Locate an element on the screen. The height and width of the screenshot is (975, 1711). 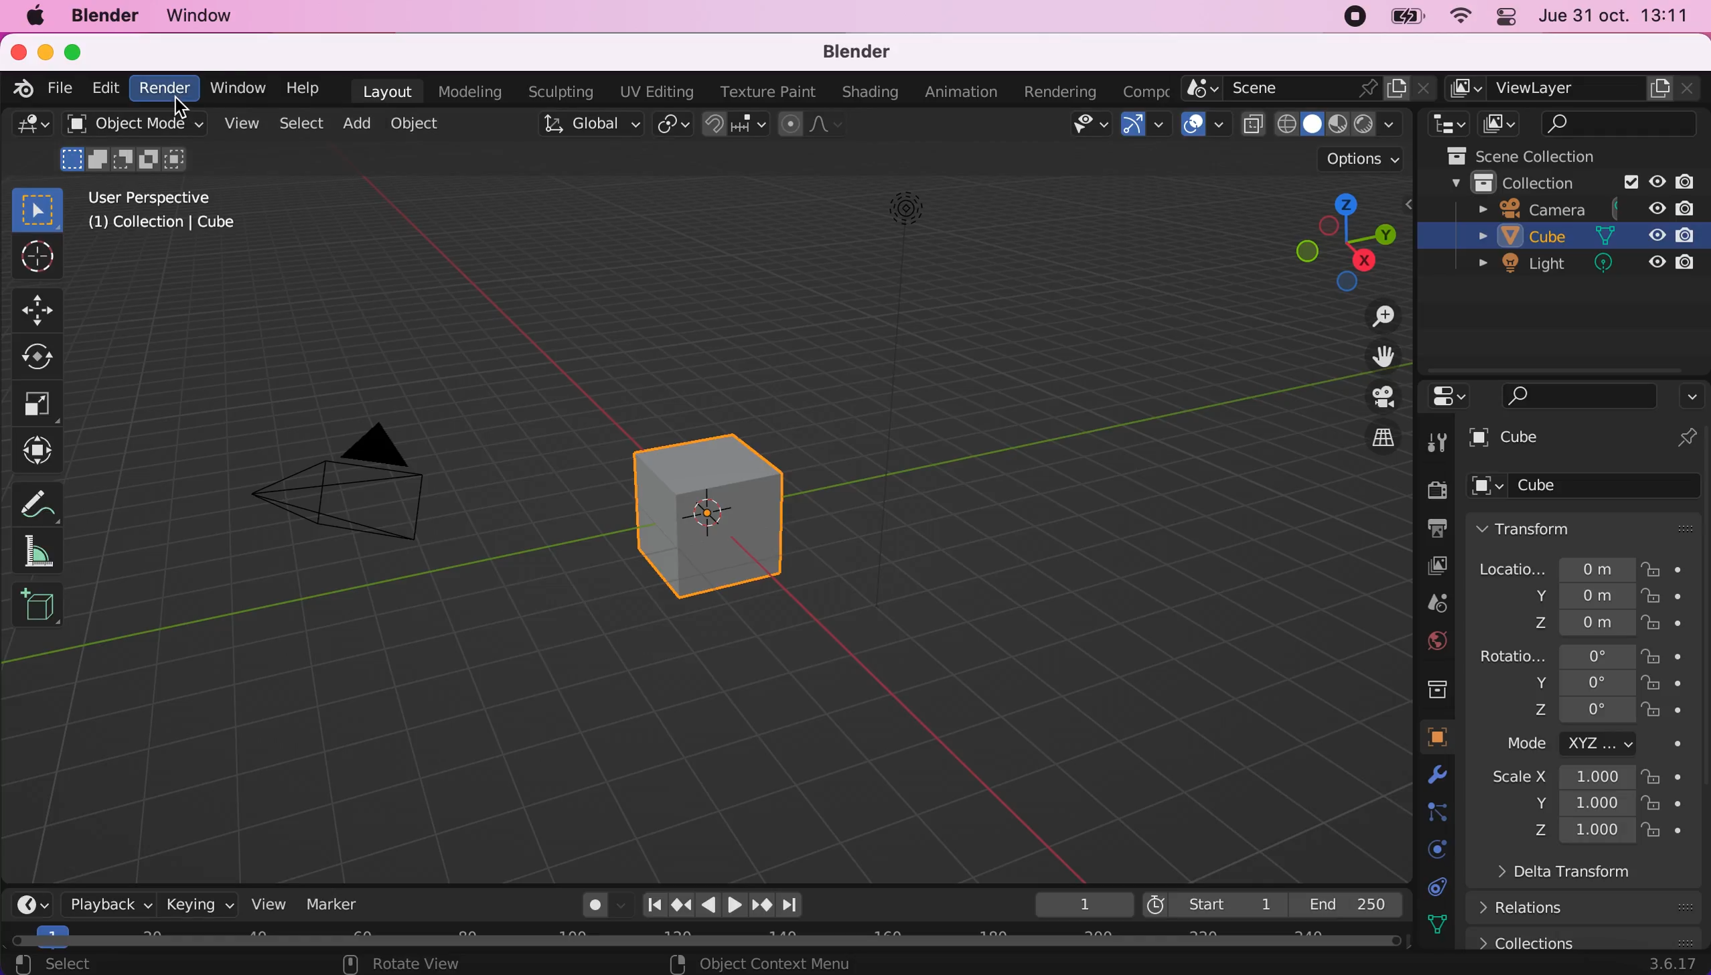
rotate is located at coordinates (40, 355).